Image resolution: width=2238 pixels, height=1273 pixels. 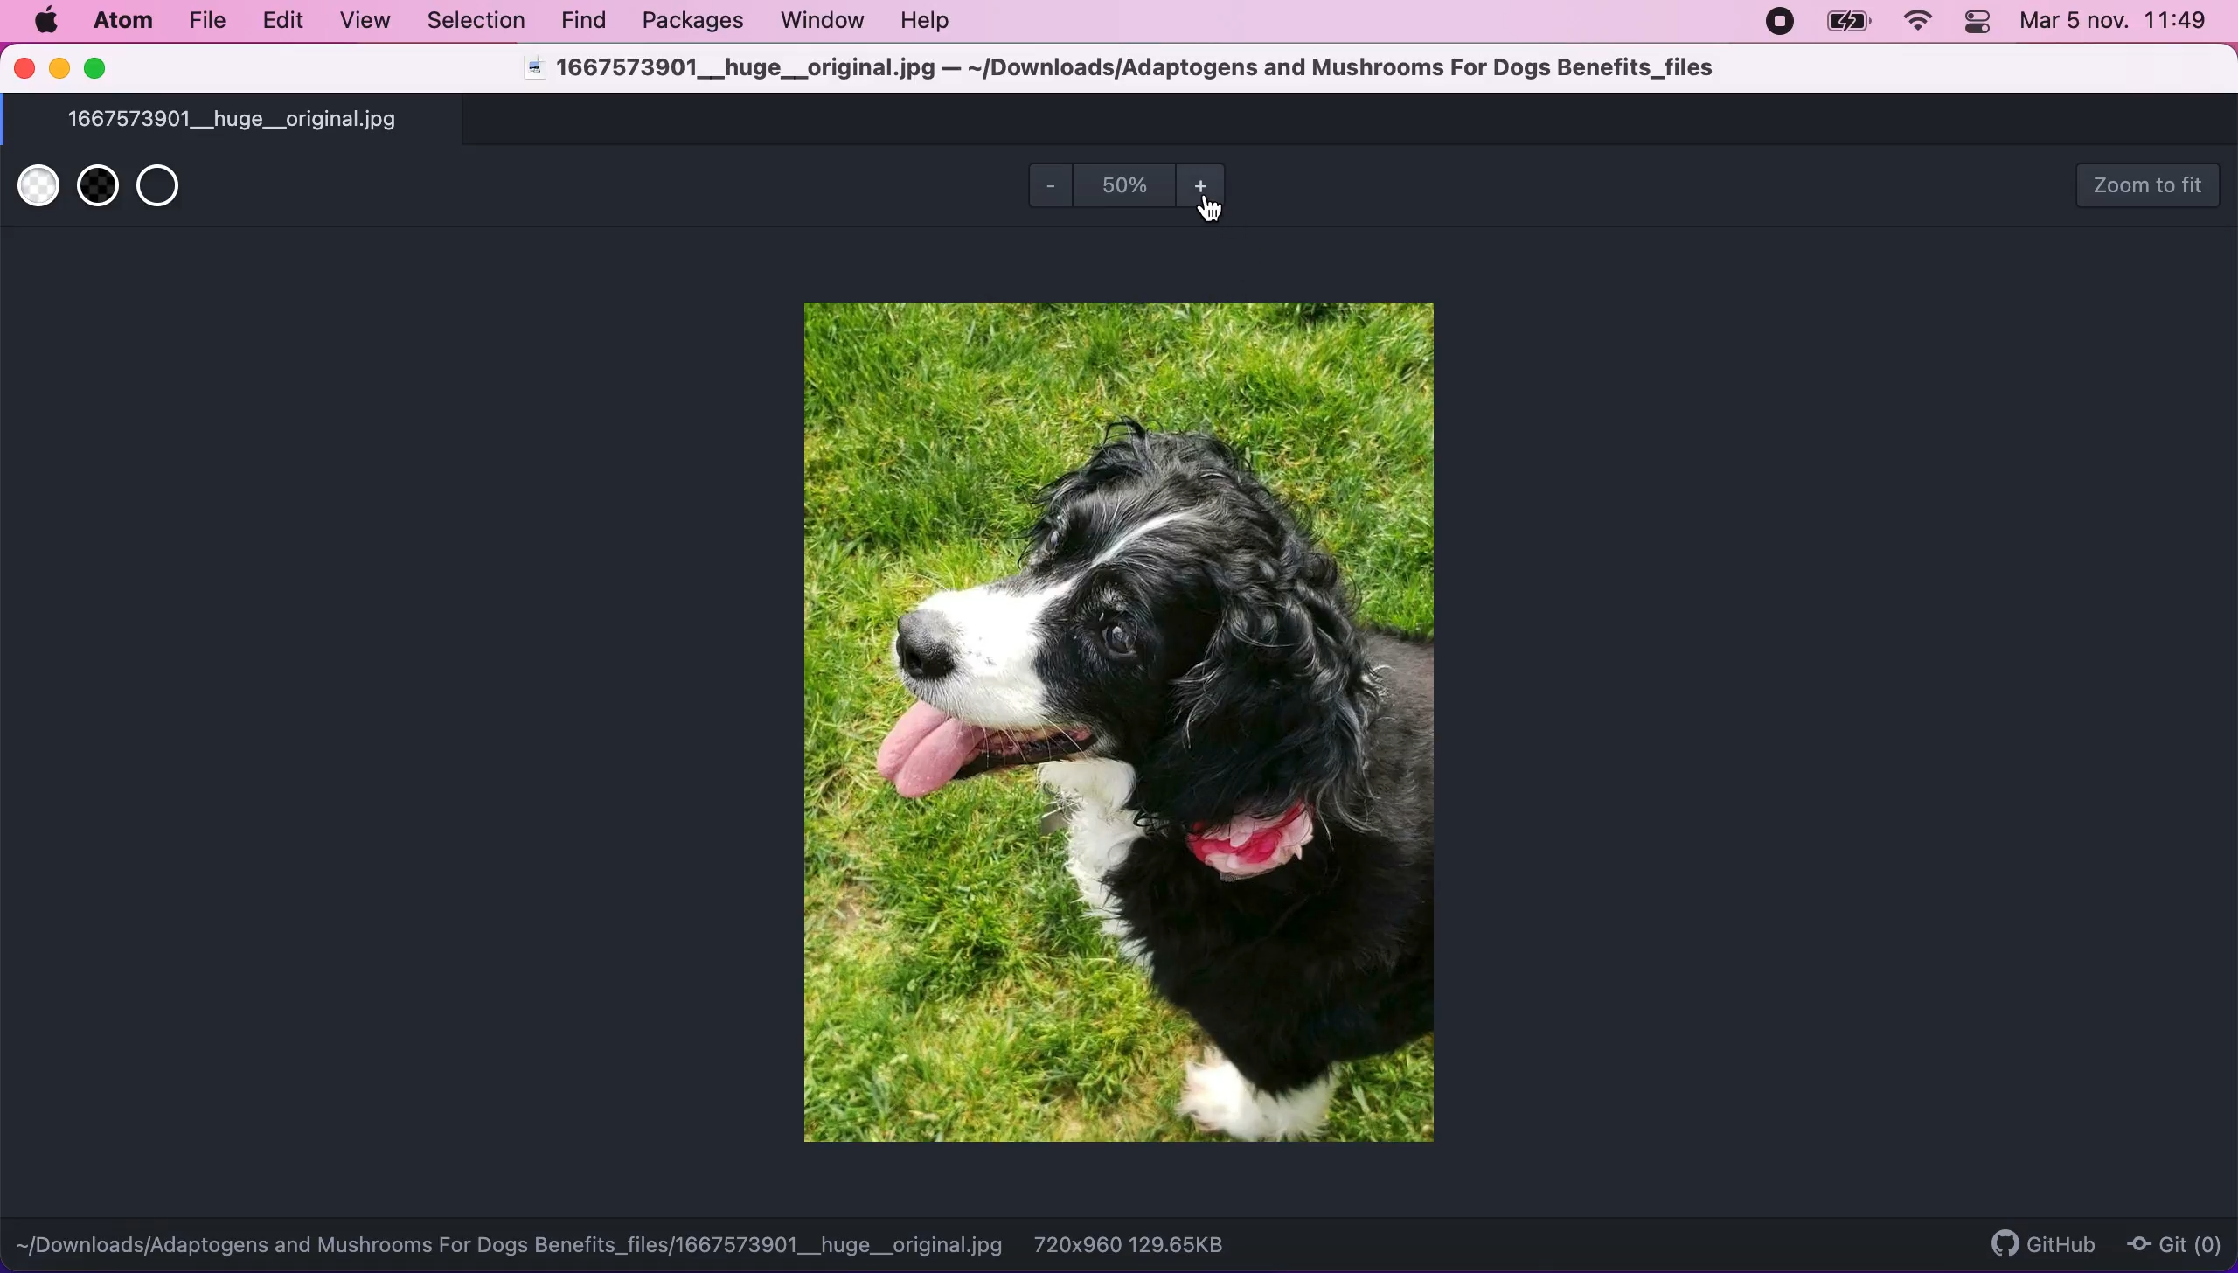 What do you see at coordinates (512, 1241) in the screenshot?
I see `-/downloads/adaptogens and mushrooms for dog benefits_files/1667573901_huge_original.jpg` at bounding box center [512, 1241].